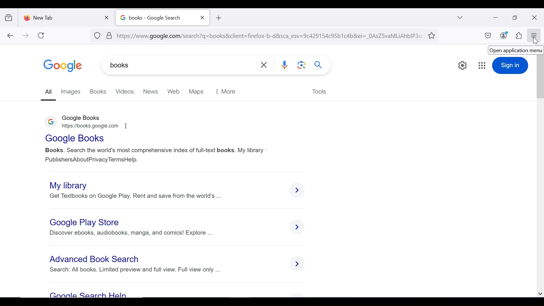 Image resolution: width=544 pixels, height=306 pixels. I want to click on https://books.google.com, so click(95, 126).